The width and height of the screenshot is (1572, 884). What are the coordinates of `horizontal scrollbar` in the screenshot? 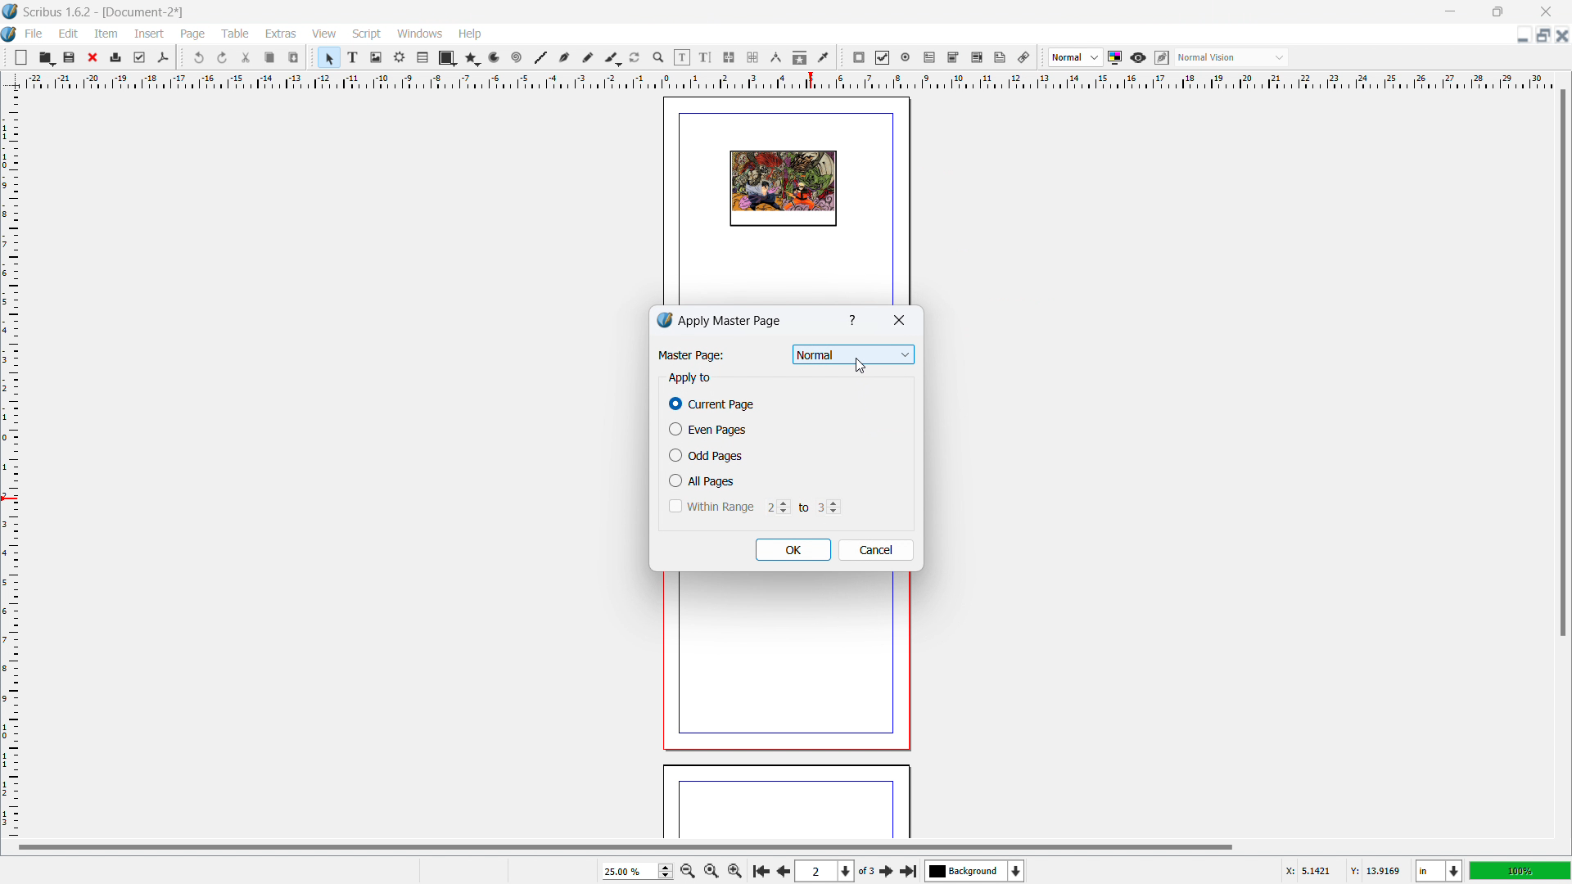 It's located at (626, 846).